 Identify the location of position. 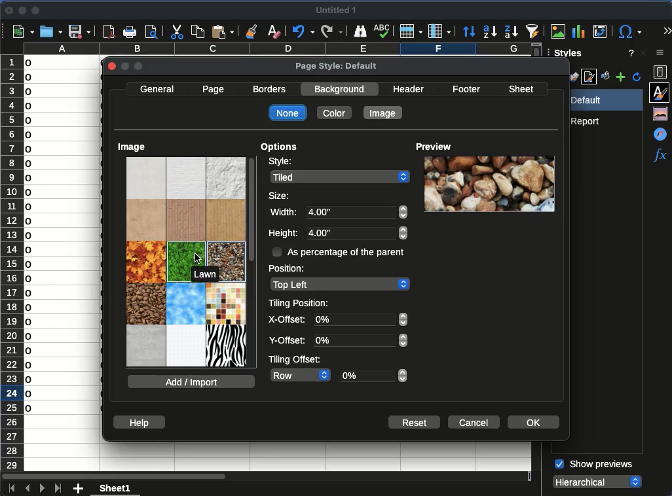
(289, 269).